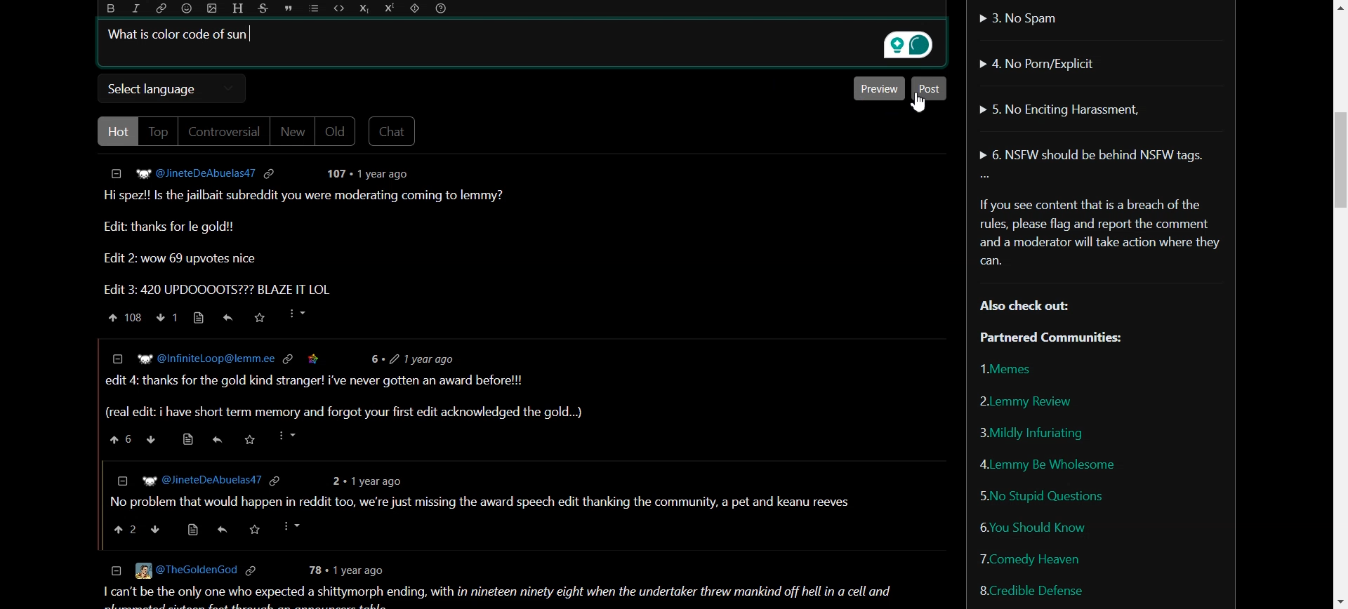 Image resolution: width=1348 pixels, height=609 pixels. What do you see at coordinates (173, 33) in the screenshot?
I see `Text` at bounding box center [173, 33].